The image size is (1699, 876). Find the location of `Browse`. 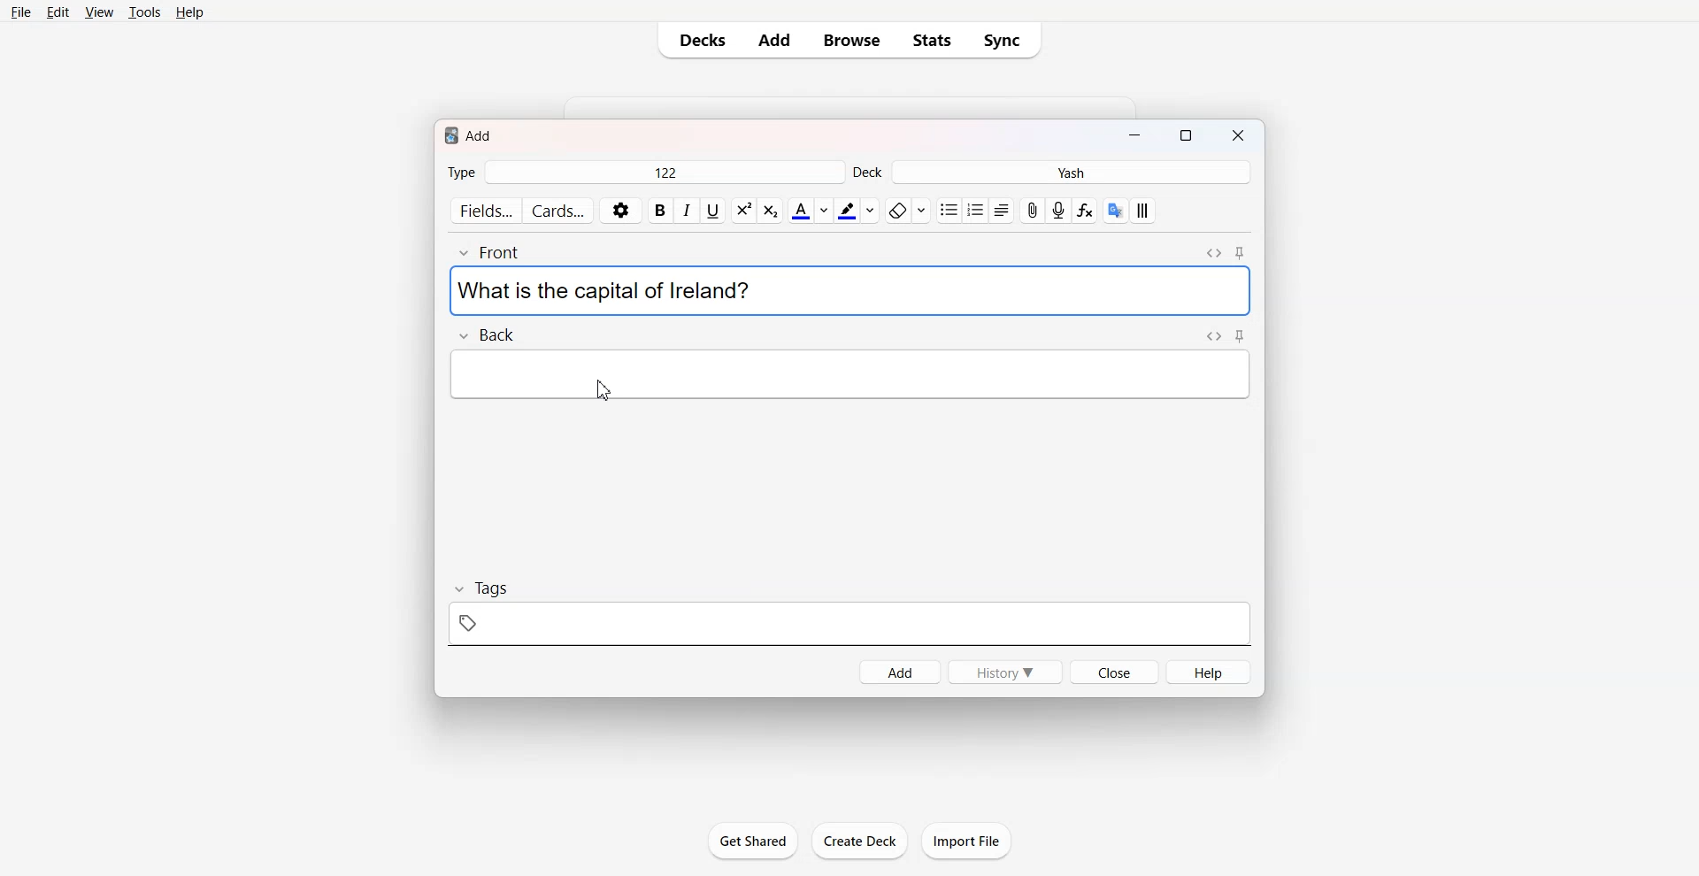

Browse is located at coordinates (849, 40).